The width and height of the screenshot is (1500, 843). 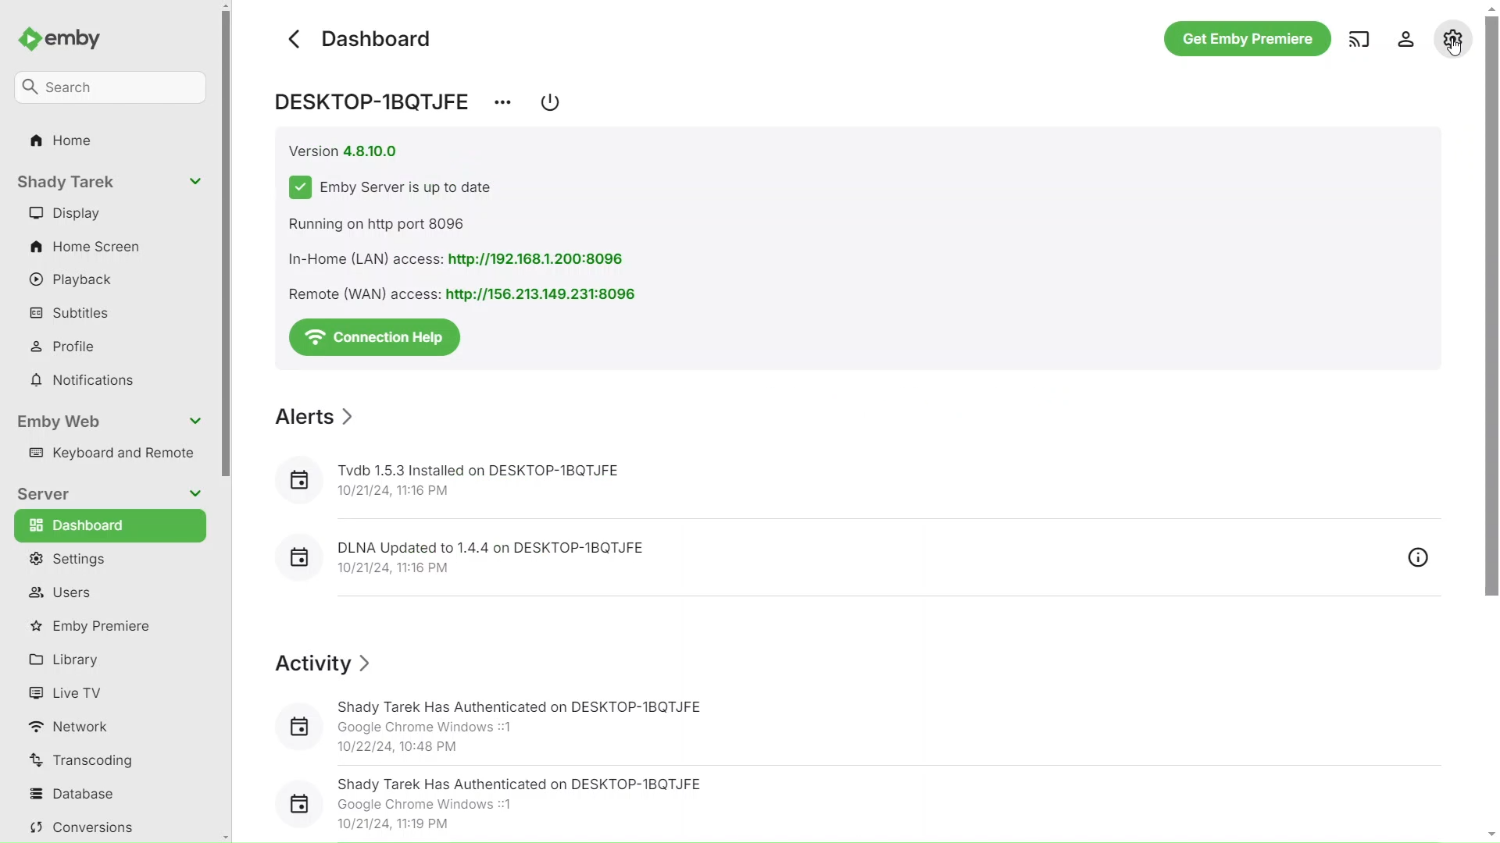 What do you see at coordinates (111, 421) in the screenshot?
I see `Emby Web` at bounding box center [111, 421].